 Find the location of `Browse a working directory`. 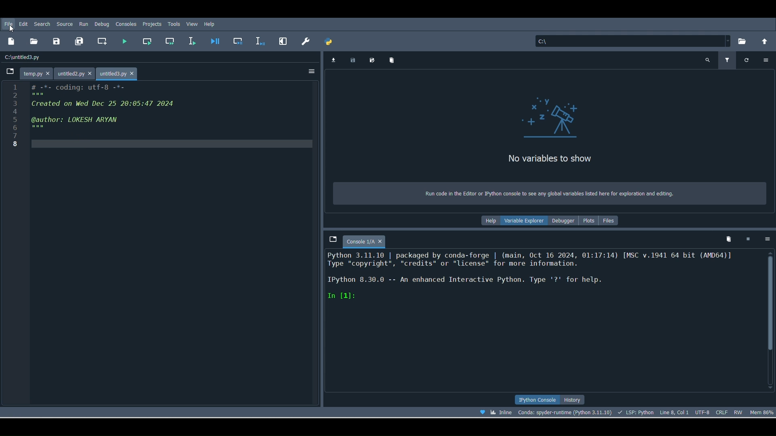

Browse a working directory is located at coordinates (742, 42).